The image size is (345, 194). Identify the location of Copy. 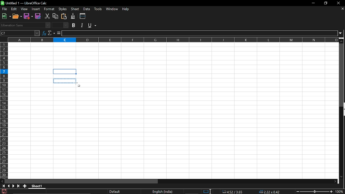
(55, 16).